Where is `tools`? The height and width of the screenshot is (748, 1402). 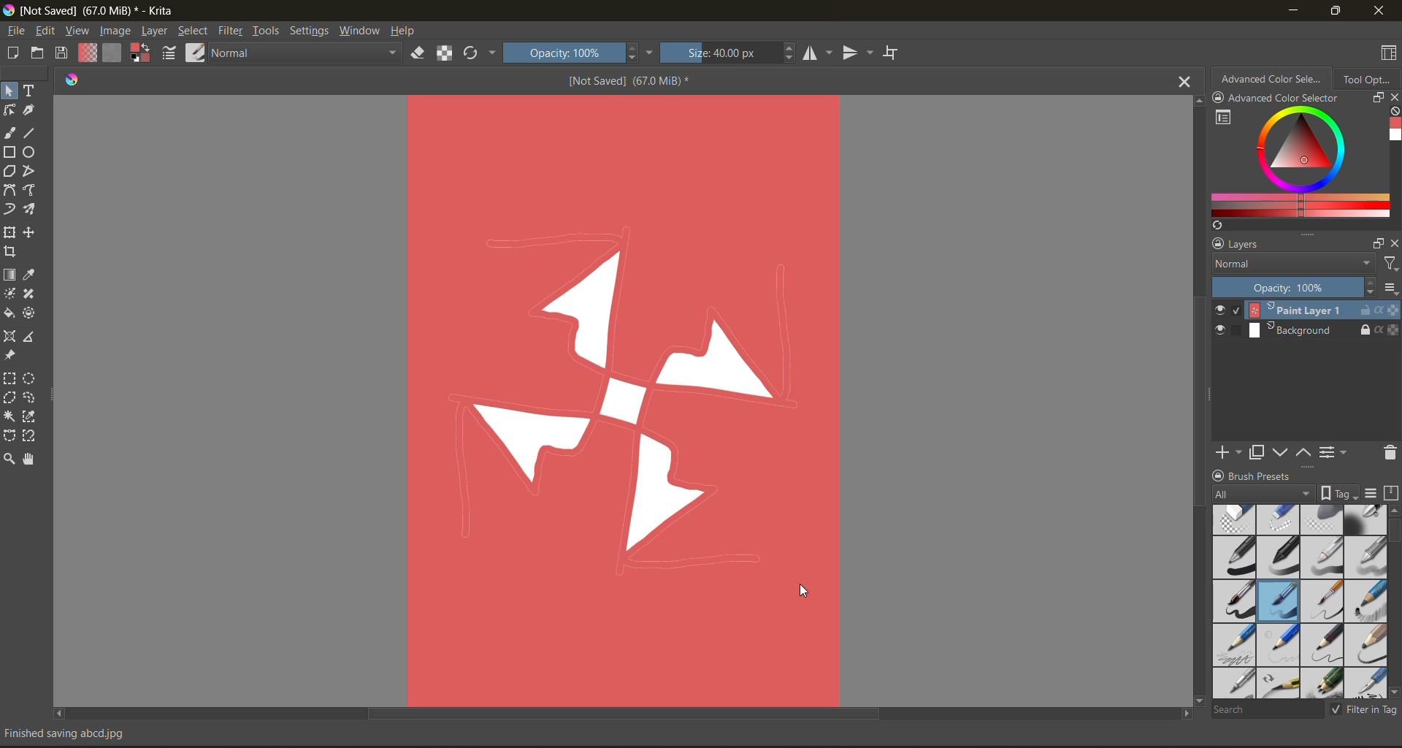
tools is located at coordinates (33, 338).